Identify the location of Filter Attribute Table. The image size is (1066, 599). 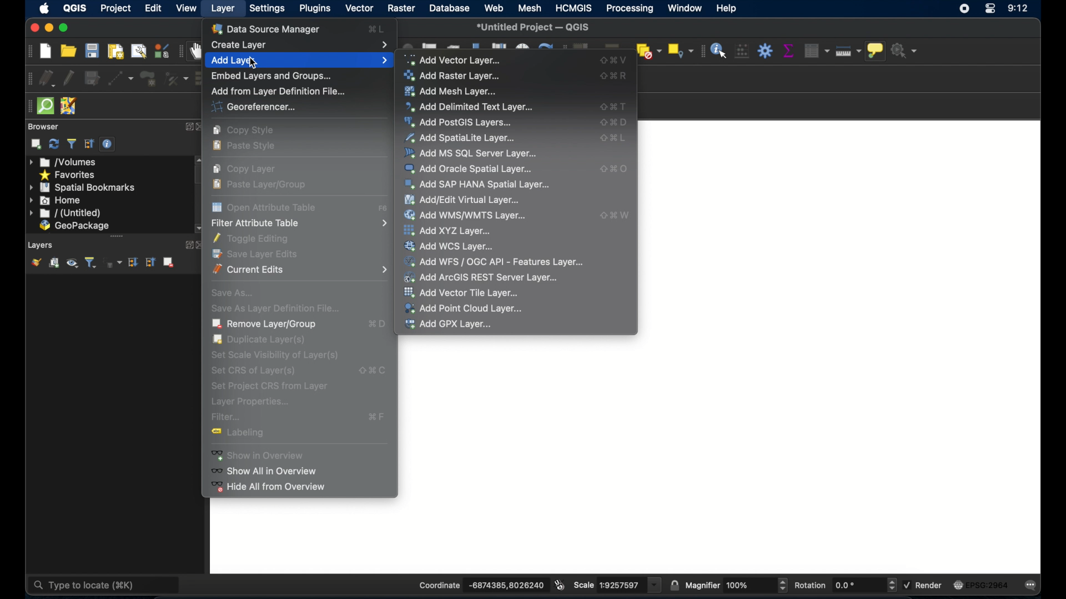
(300, 224).